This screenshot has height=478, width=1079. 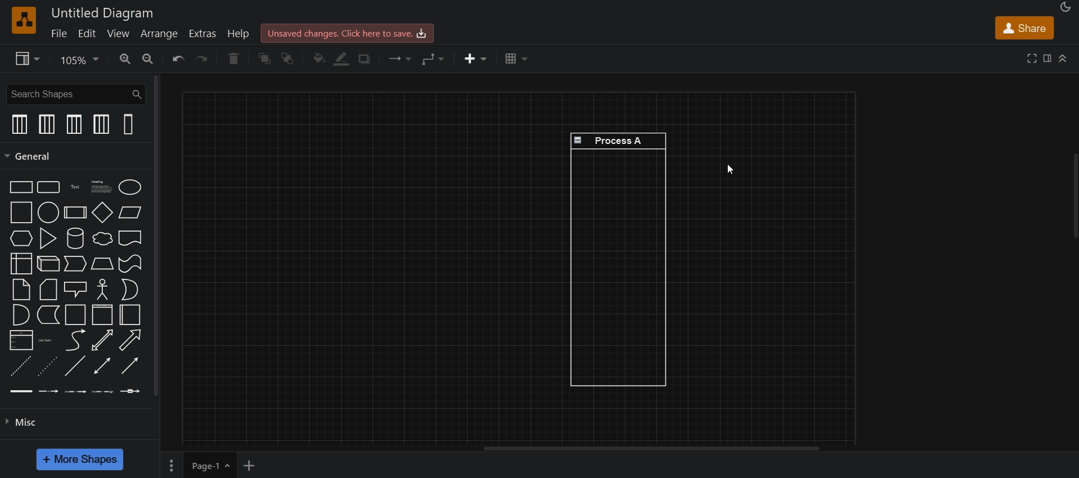 What do you see at coordinates (101, 239) in the screenshot?
I see `cloud` at bounding box center [101, 239].